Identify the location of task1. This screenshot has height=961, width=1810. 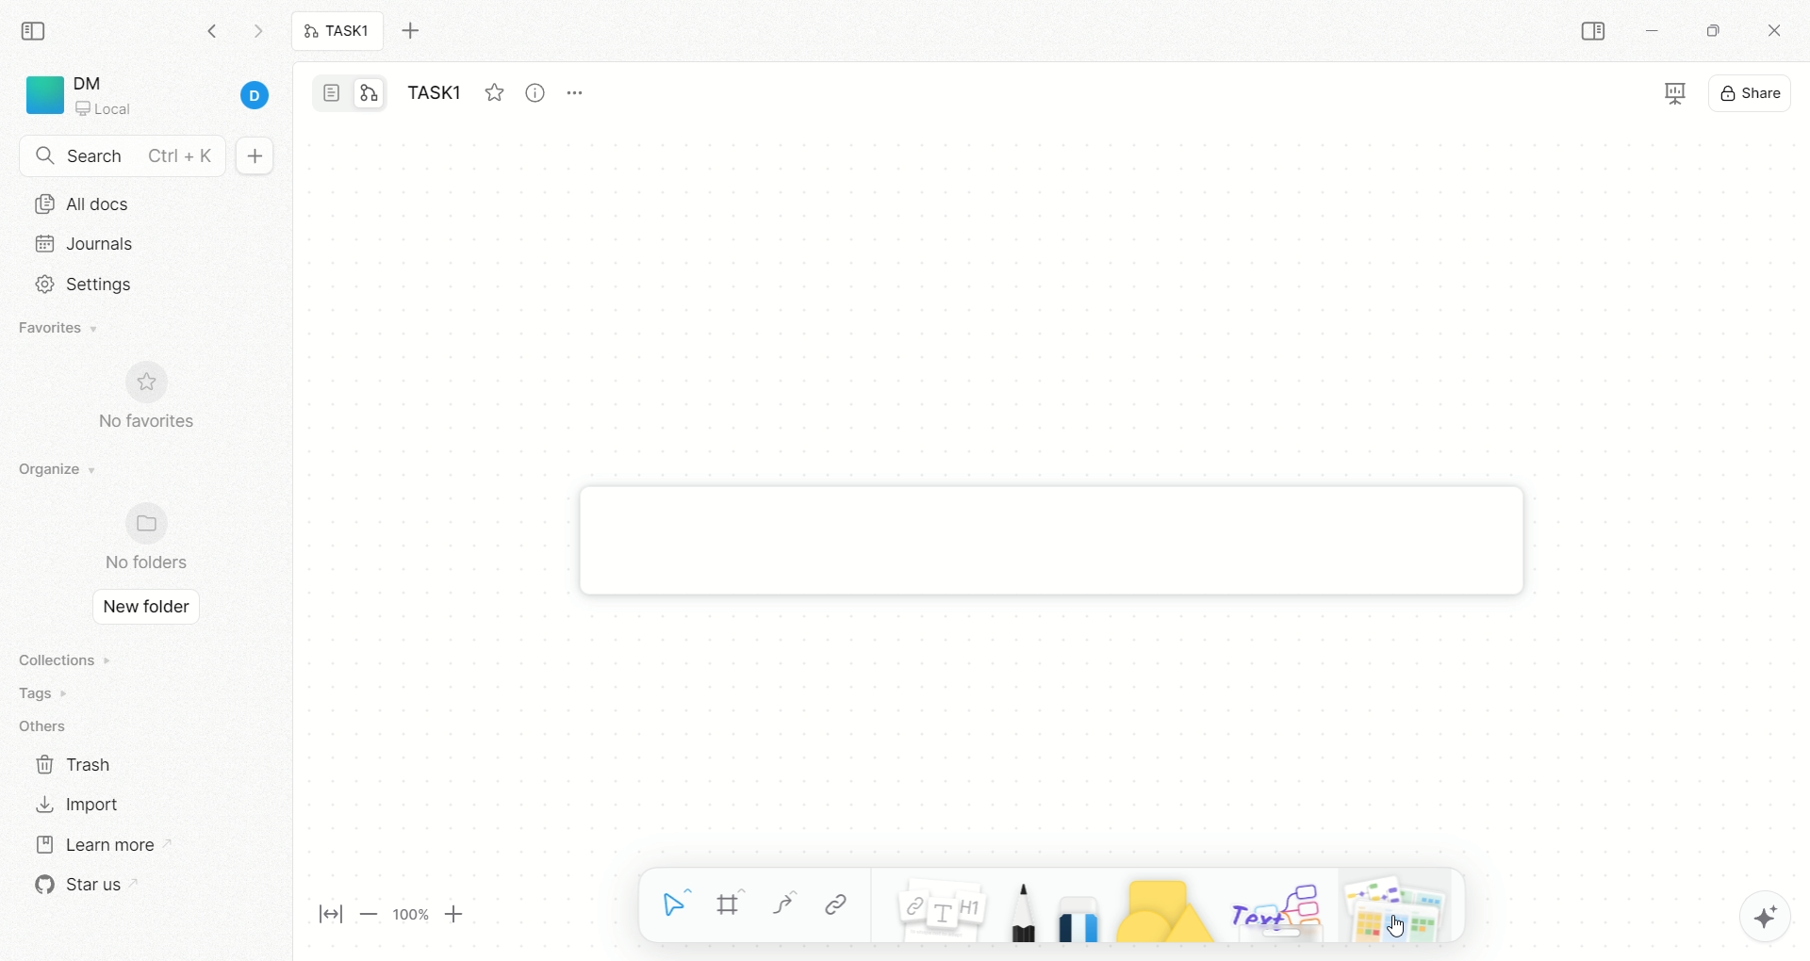
(439, 95).